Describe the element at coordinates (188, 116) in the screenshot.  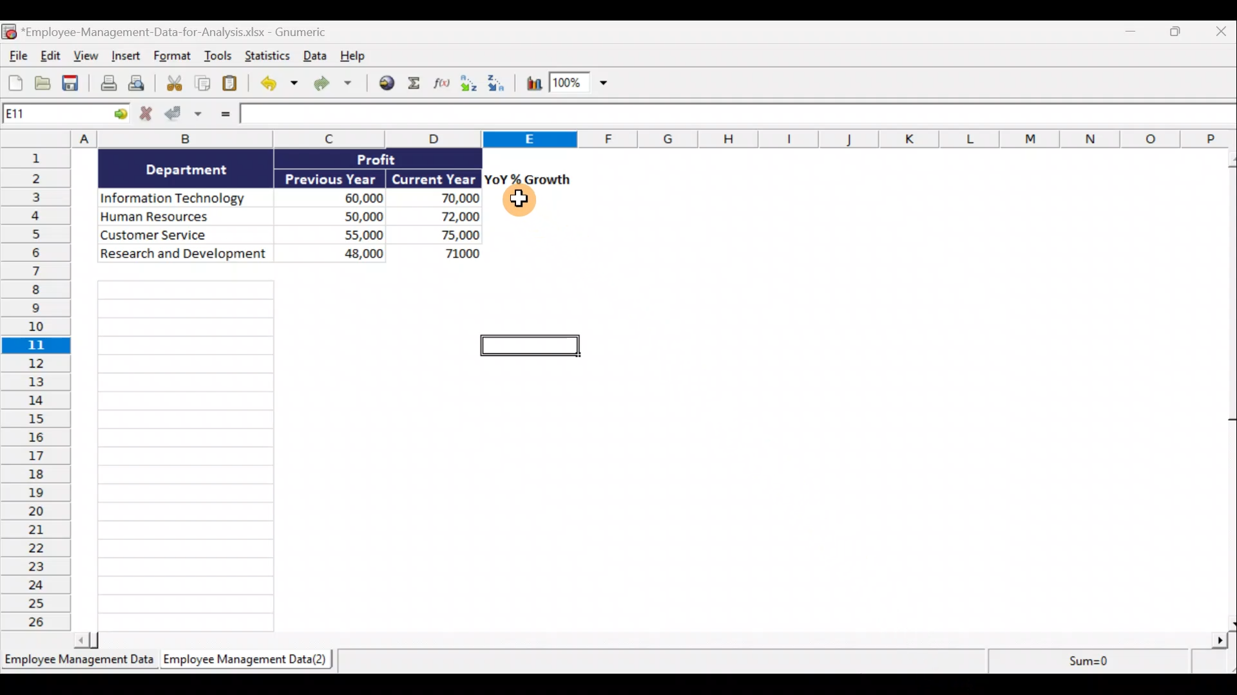
I see `Accept change` at that location.